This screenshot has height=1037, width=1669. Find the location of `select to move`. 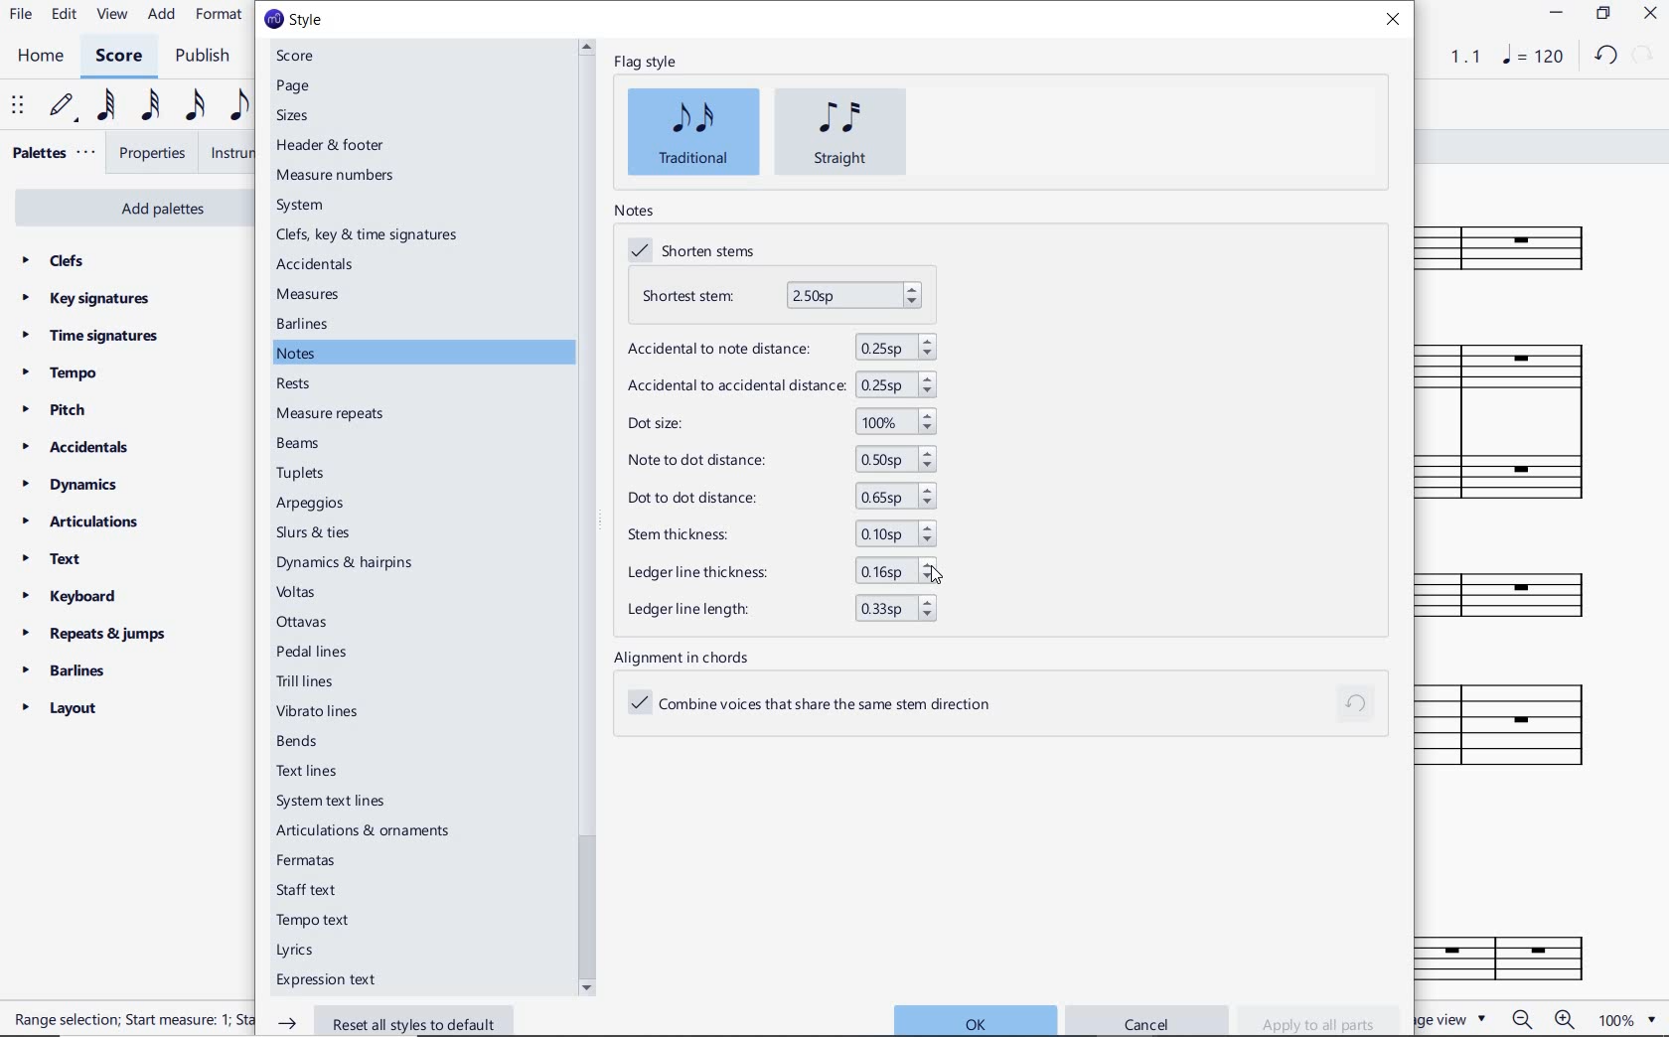

select to move is located at coordinates (16, 106).